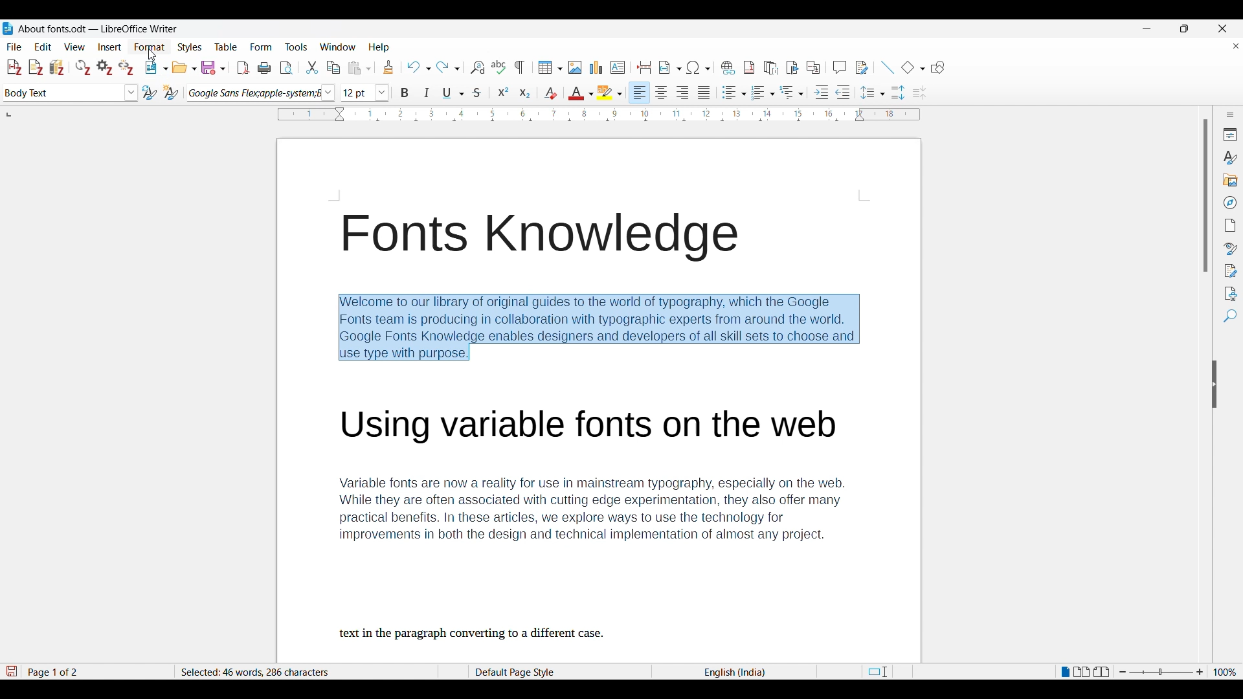 The width and height of the screenshot is (1243, 699). Describe the element at coordinates (1231, 271) in the screenshot. I see `Manage changes` at that location.